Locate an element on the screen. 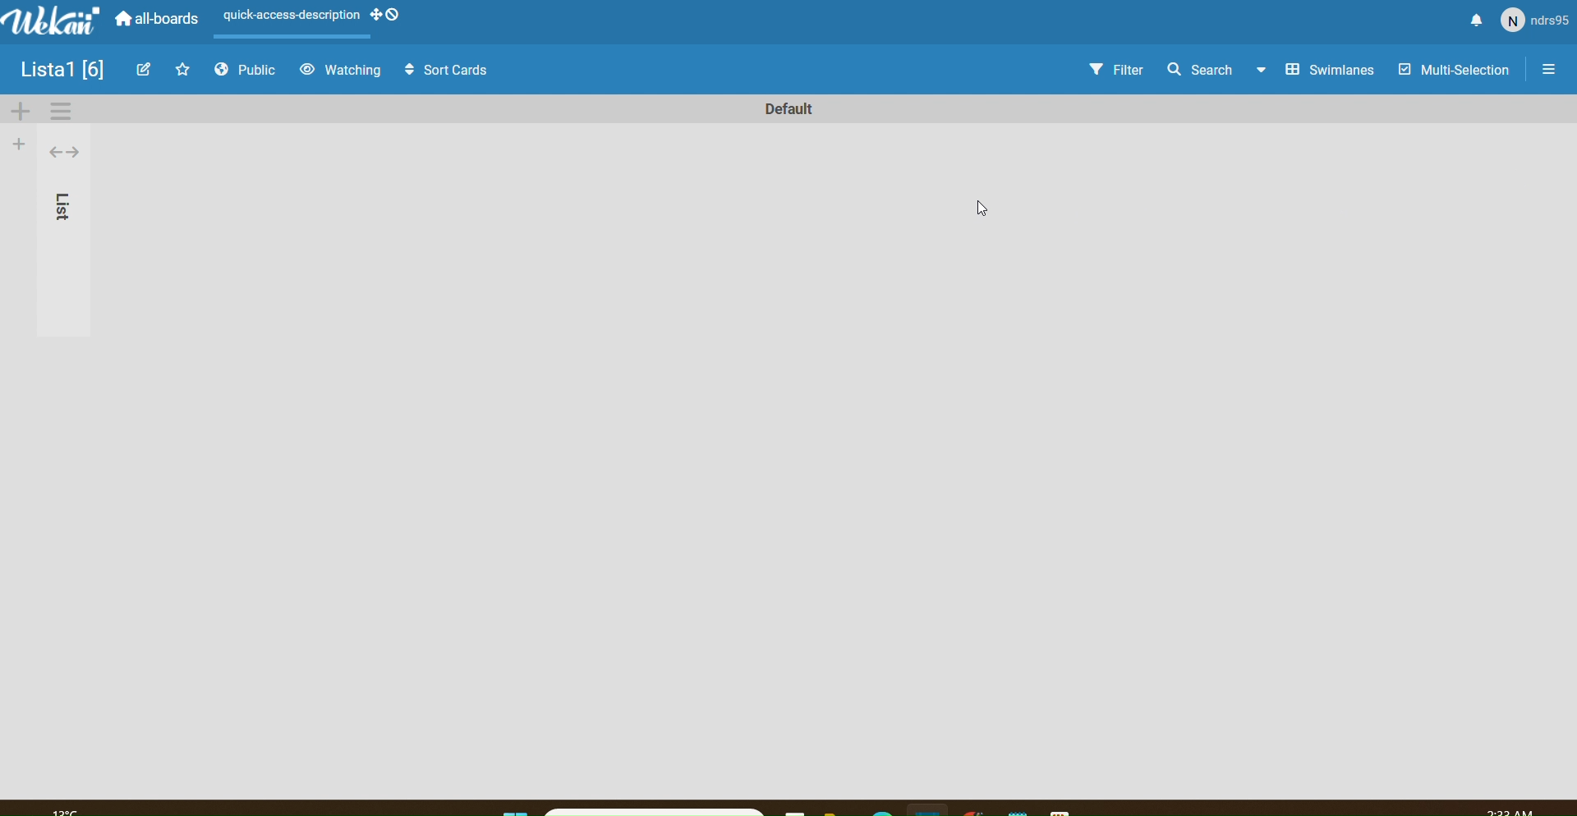 The height and width of the screenshot is (816, 1577). Image is located at coordinates (67, 70).